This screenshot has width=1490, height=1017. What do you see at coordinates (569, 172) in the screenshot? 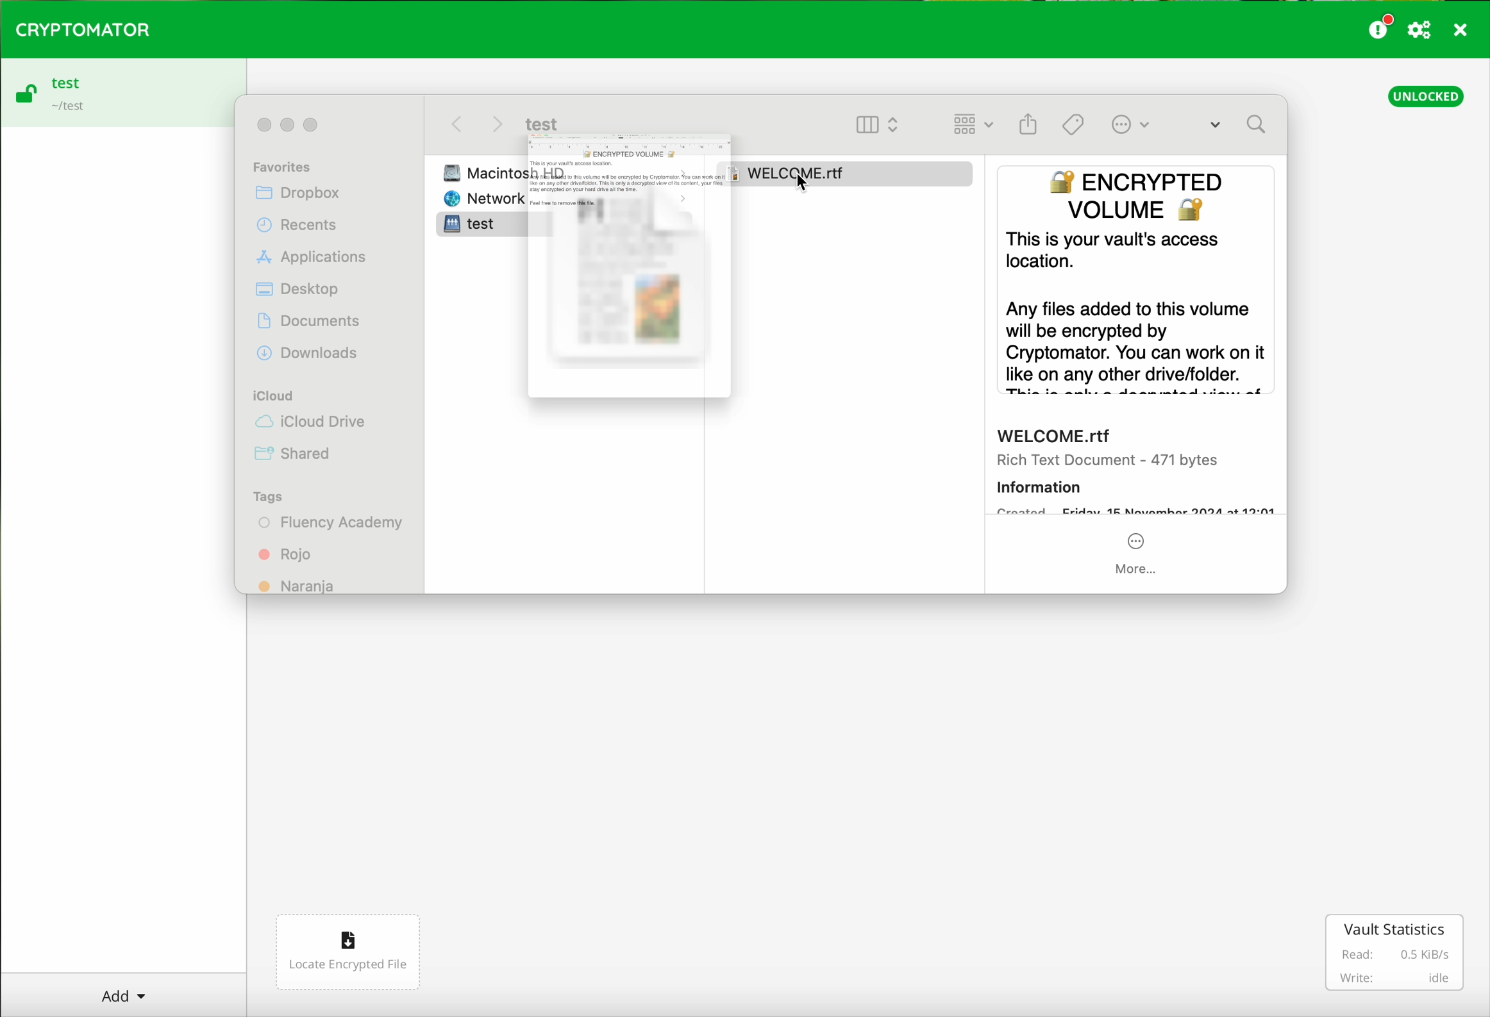
I see `Macintosh HD` at bounding box center [569, 172].